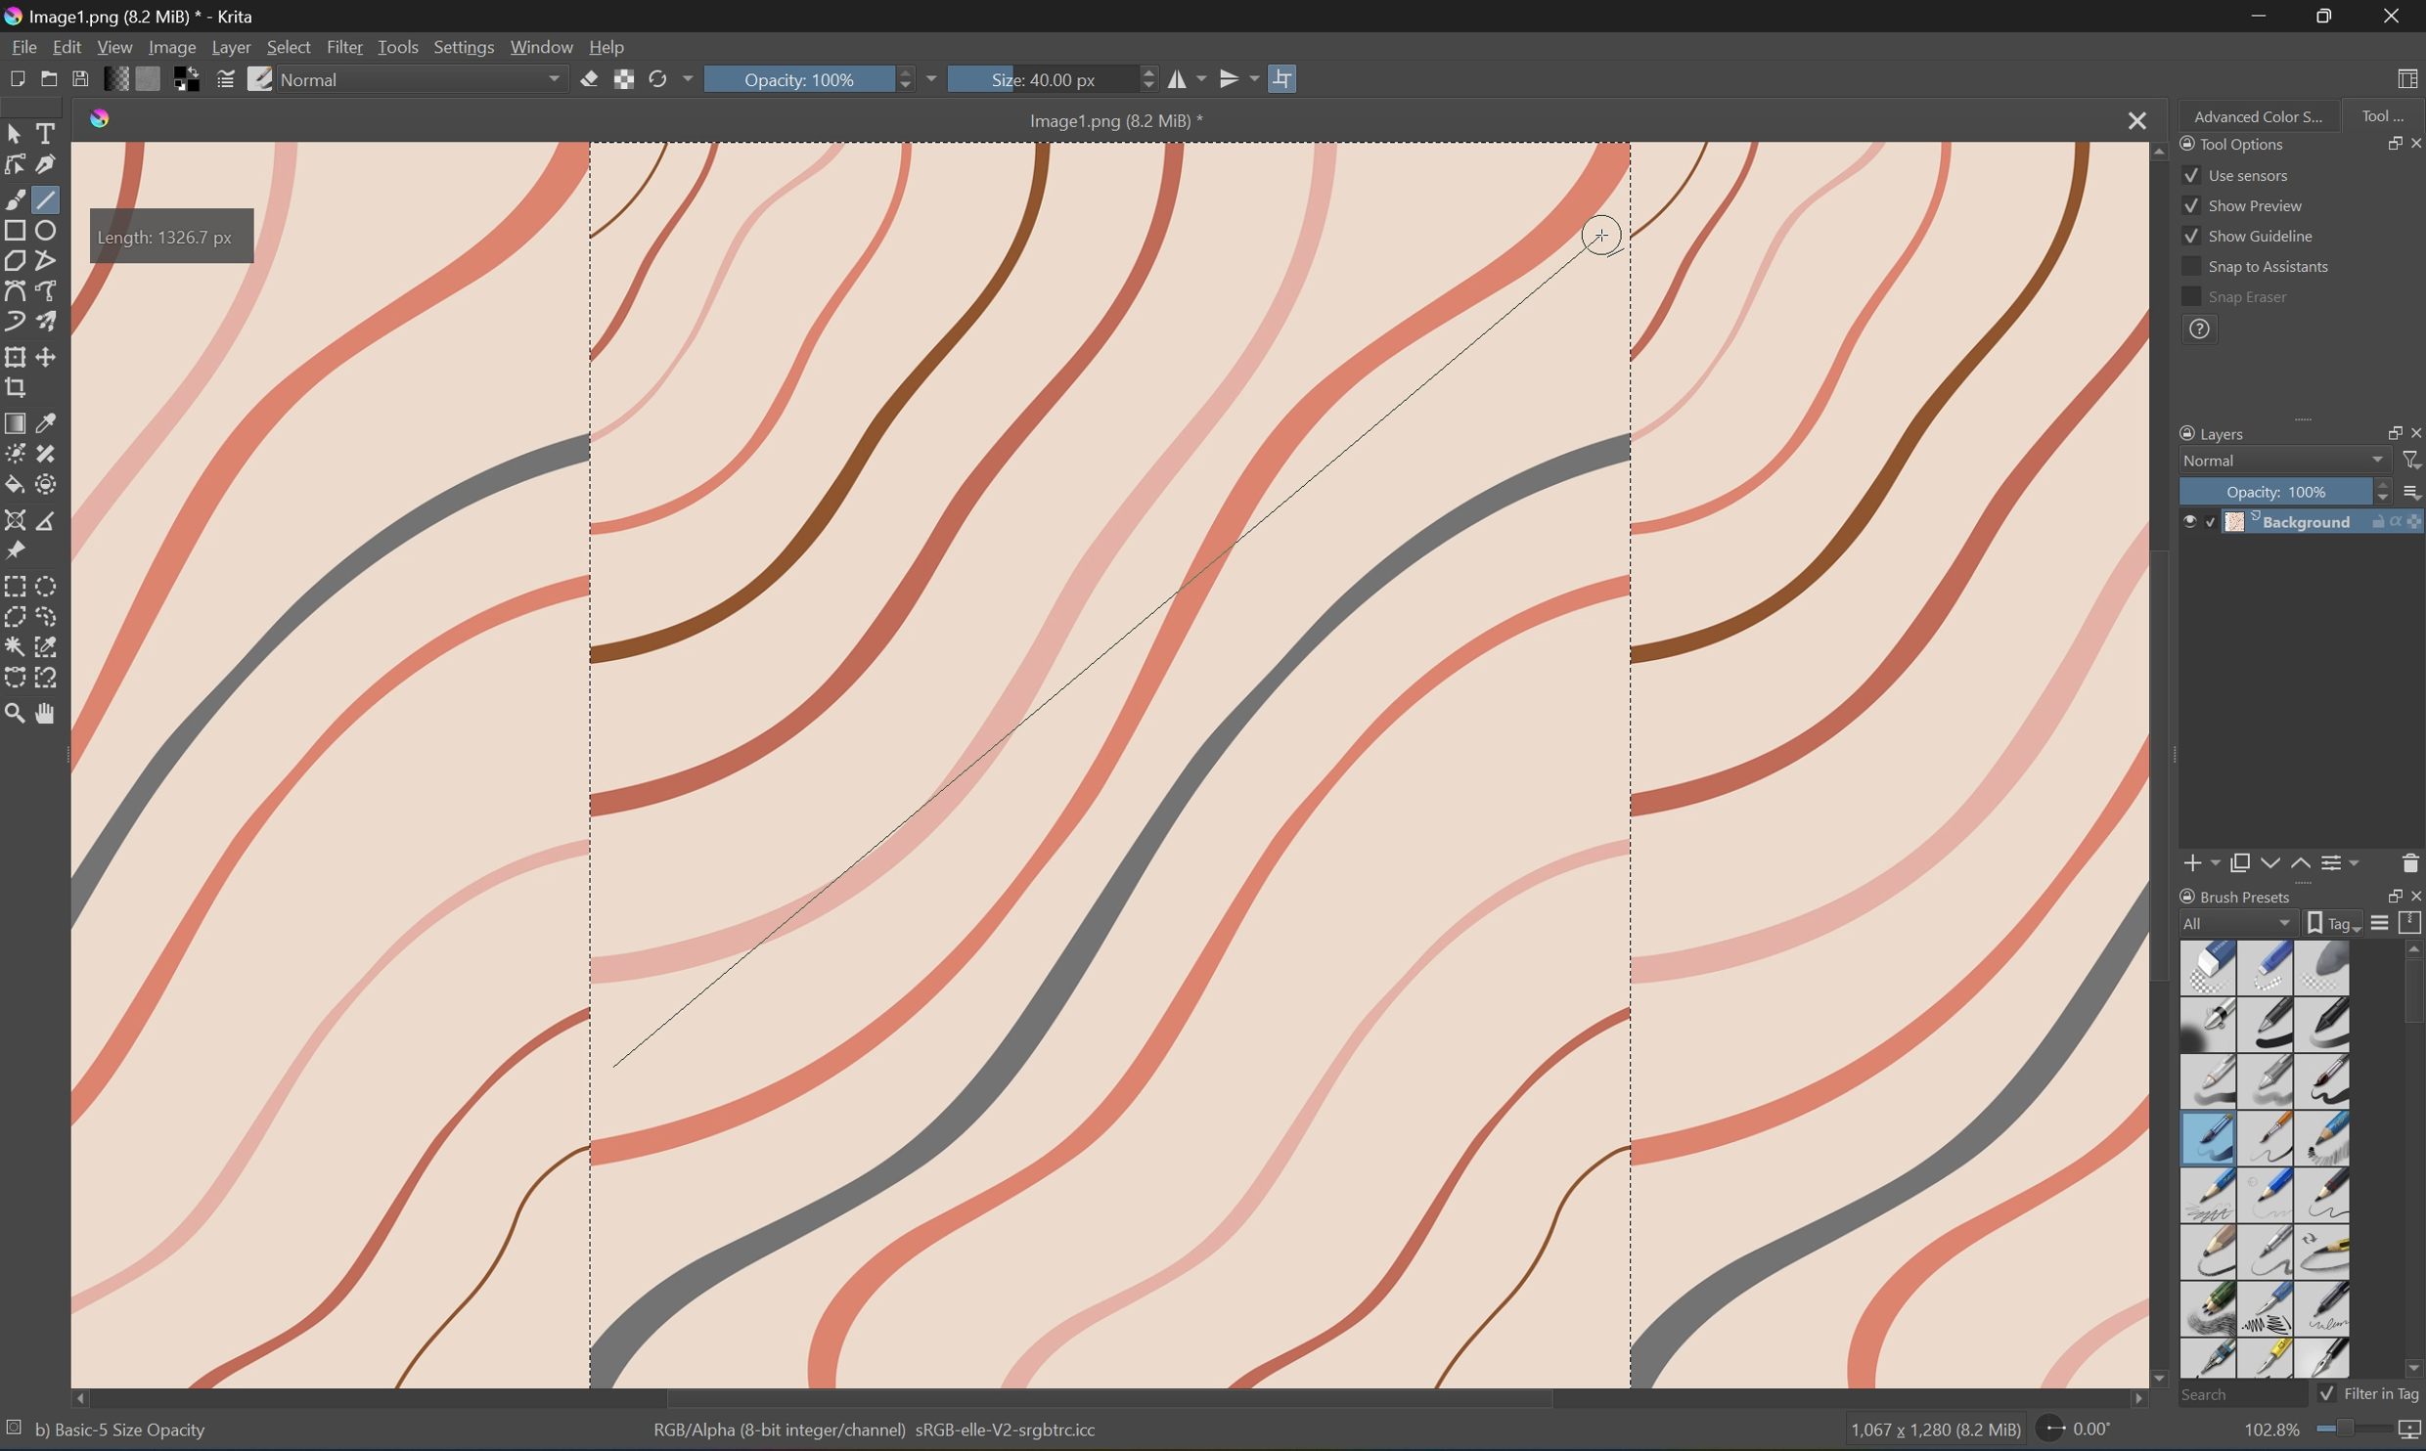 This screenshot has height=1451, width=2426. I want to click on Window, so click(545, 48).